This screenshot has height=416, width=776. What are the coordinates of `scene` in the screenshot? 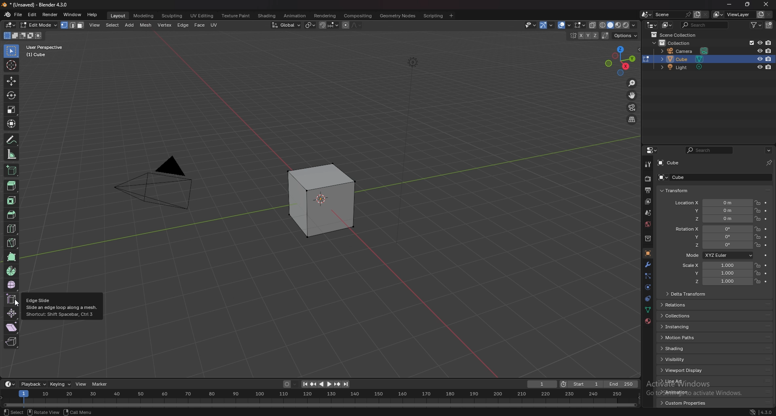 It's located at (649, 212).